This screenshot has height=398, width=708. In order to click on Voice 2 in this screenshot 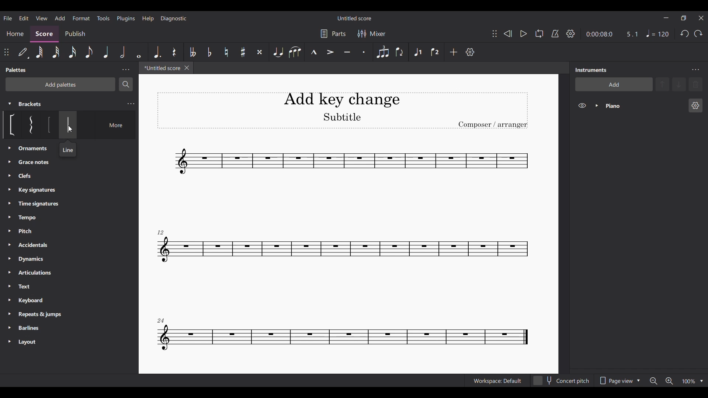, I will do `click(434, 52)`.